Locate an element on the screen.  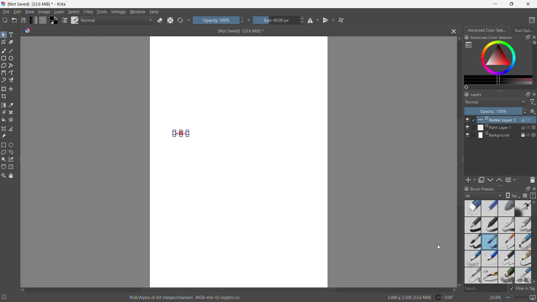
reload original preset is located at coordinates (180, 20).